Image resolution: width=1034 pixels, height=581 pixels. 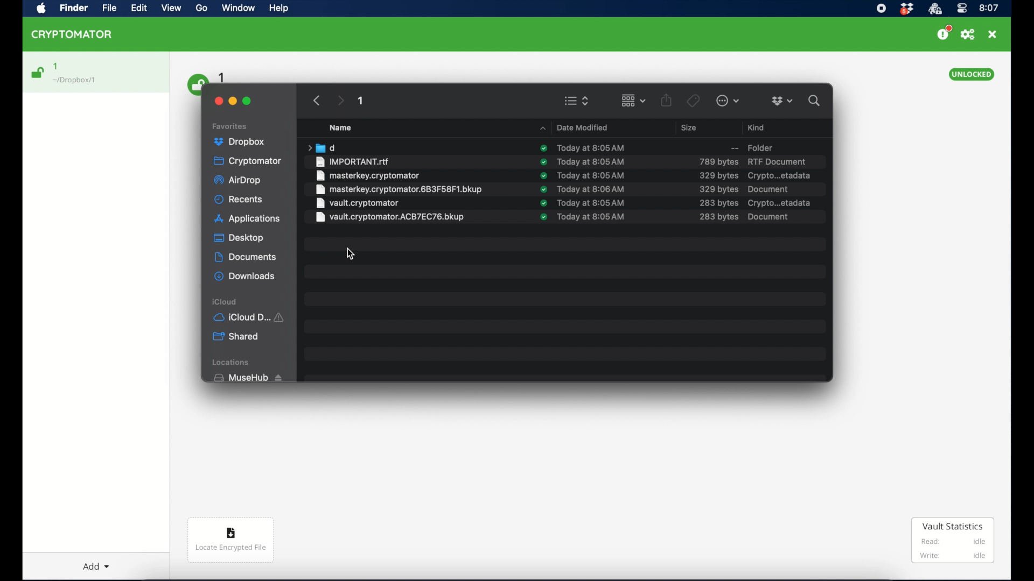 What do you see at coordinates (251, 316) in the screenshot?
I see `iCloud` at bounding box center [251, 316].